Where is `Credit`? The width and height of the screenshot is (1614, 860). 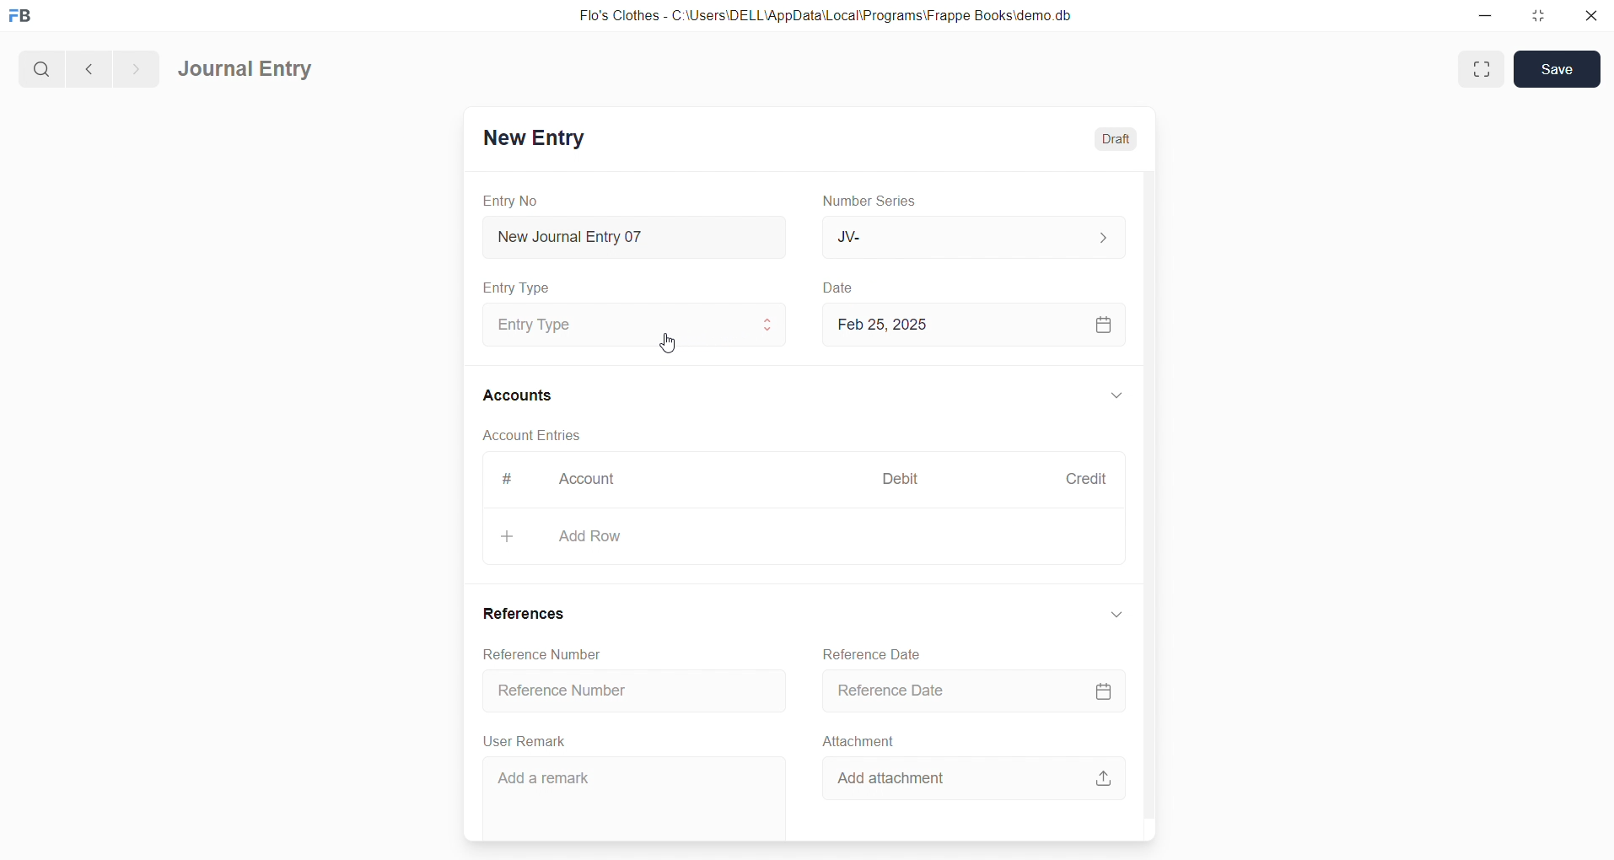 Credit is located at coordinates (1085, 478).